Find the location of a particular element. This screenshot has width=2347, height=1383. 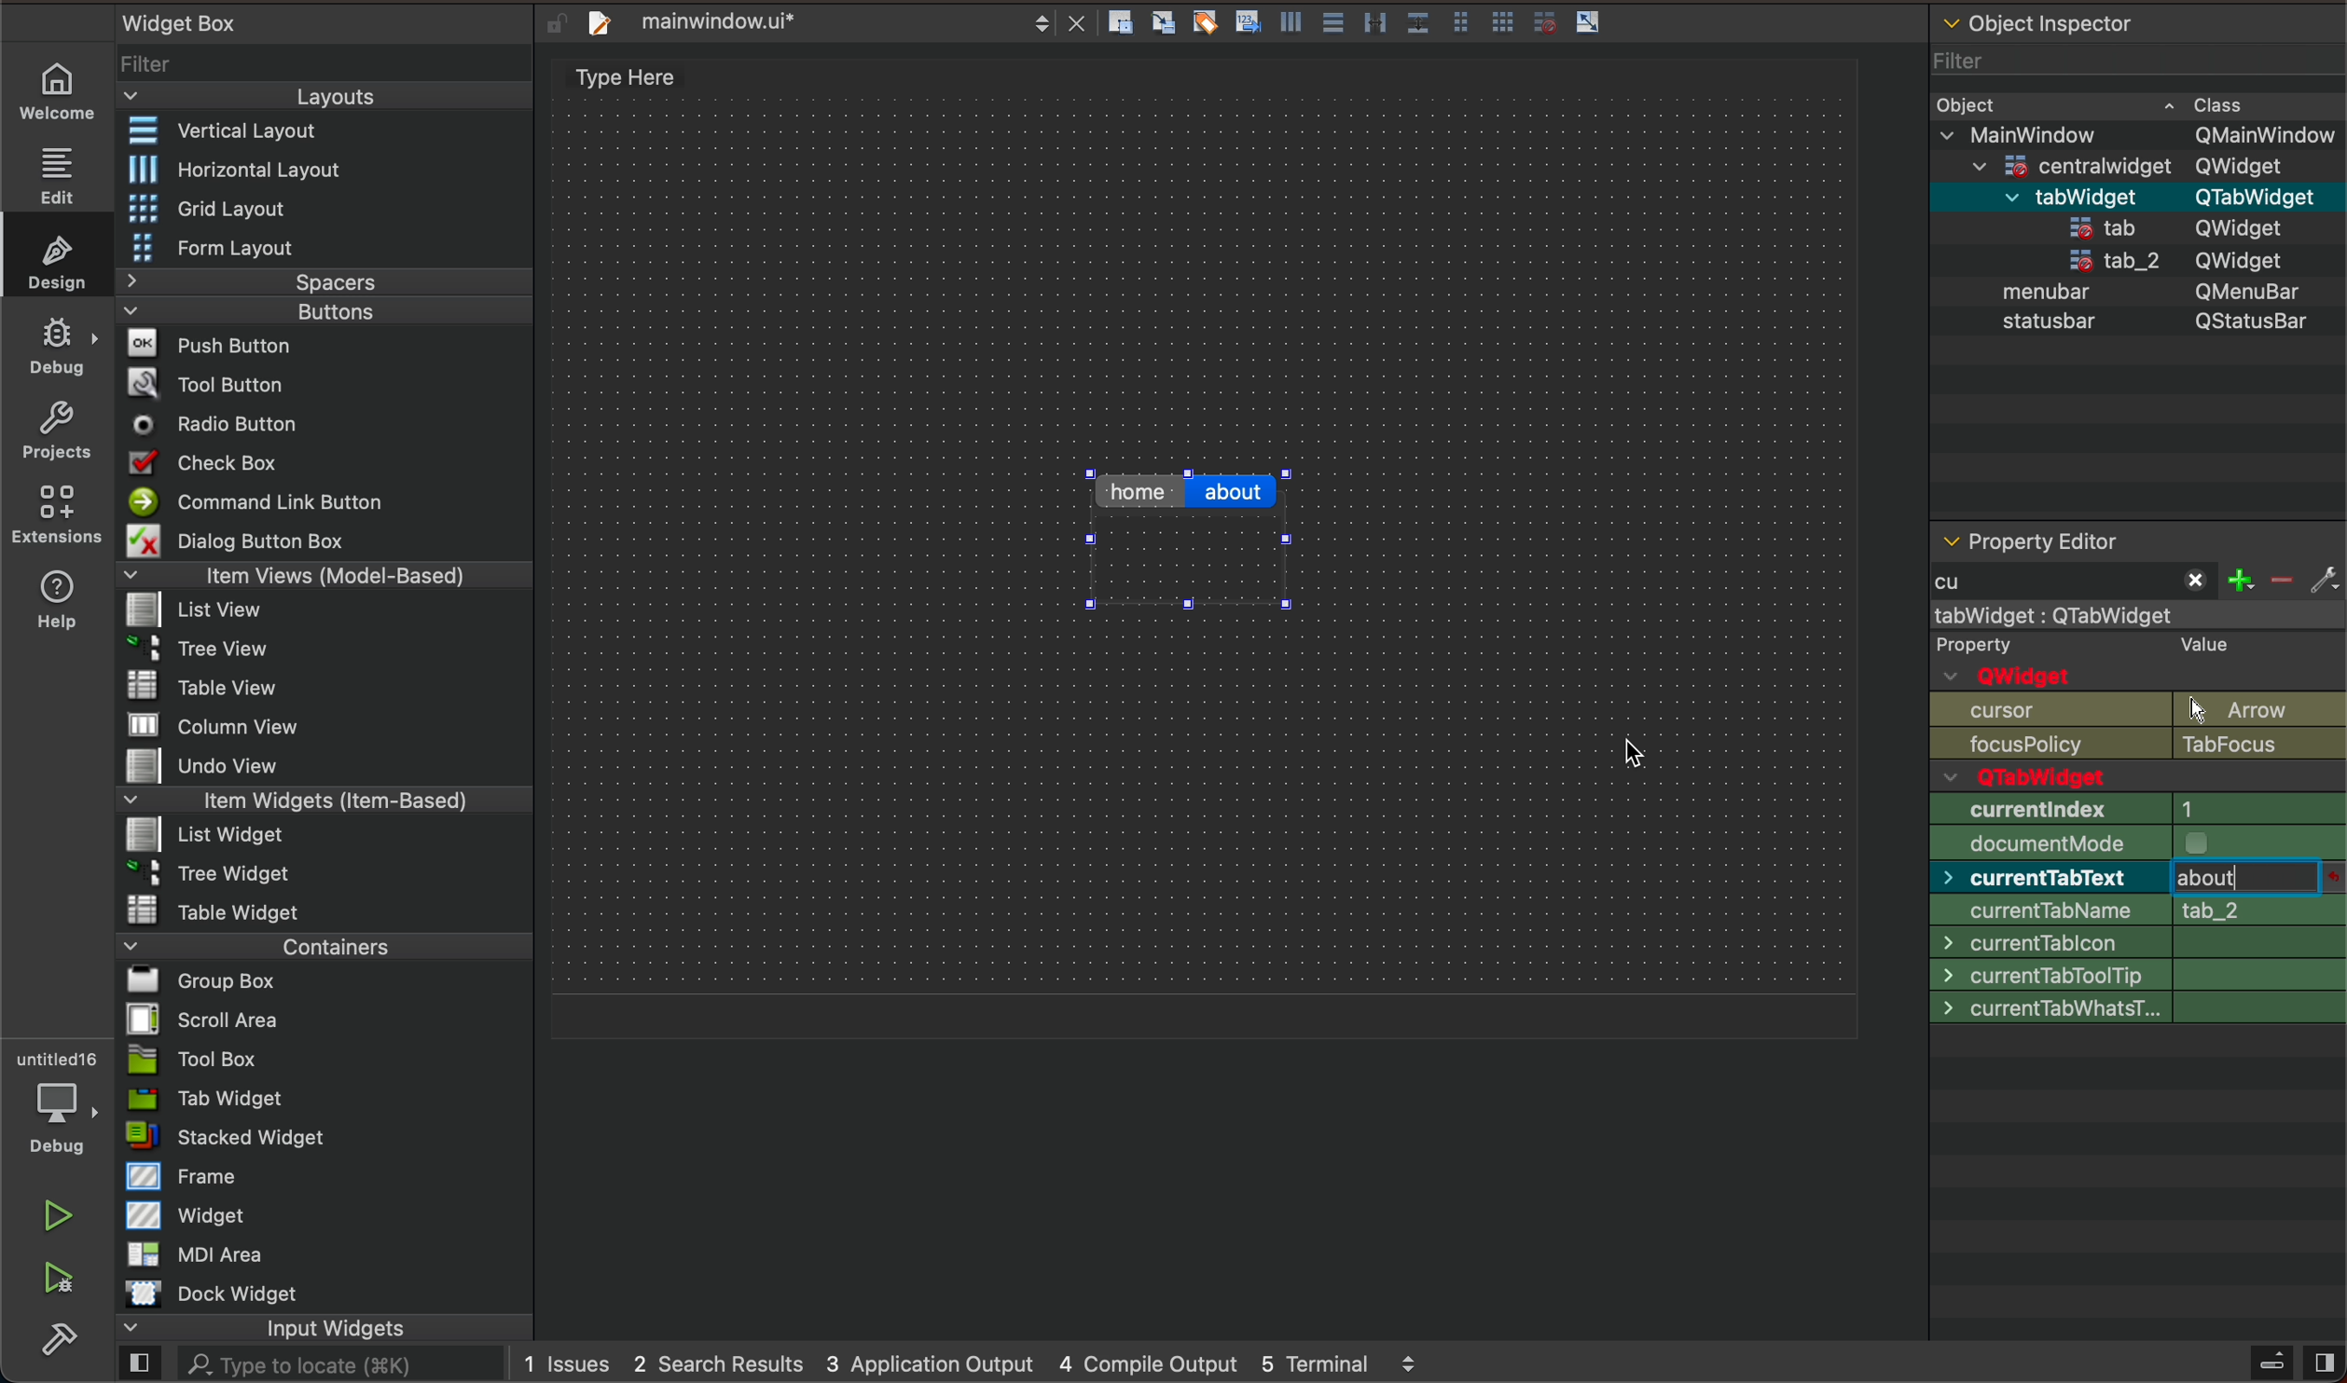

file tab is located at coordinates (826, 22).